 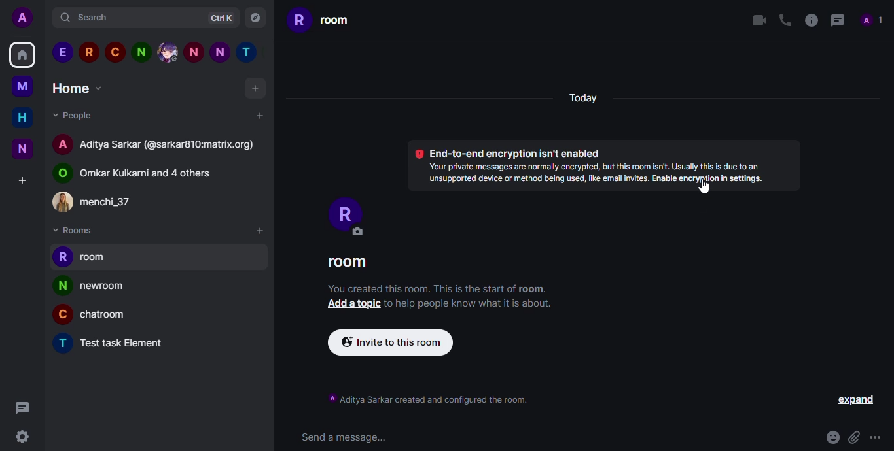 What do you see at coordinates (351, 303) in the screenshot?
I see `add topic` at bounding box center [351, 303].